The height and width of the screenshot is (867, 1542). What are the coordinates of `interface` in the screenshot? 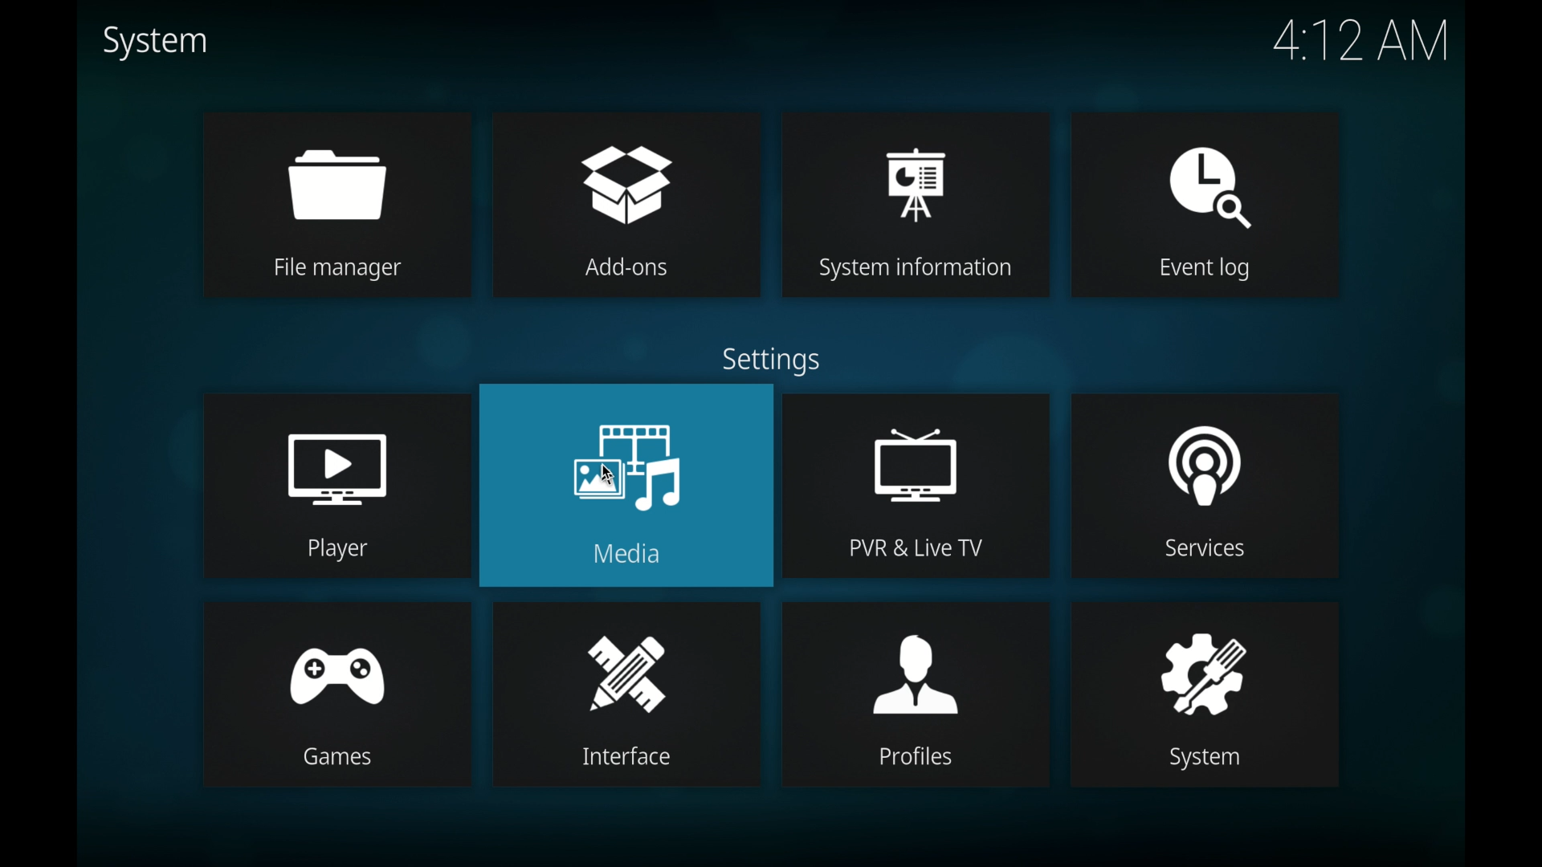 It's located at (627, 660).